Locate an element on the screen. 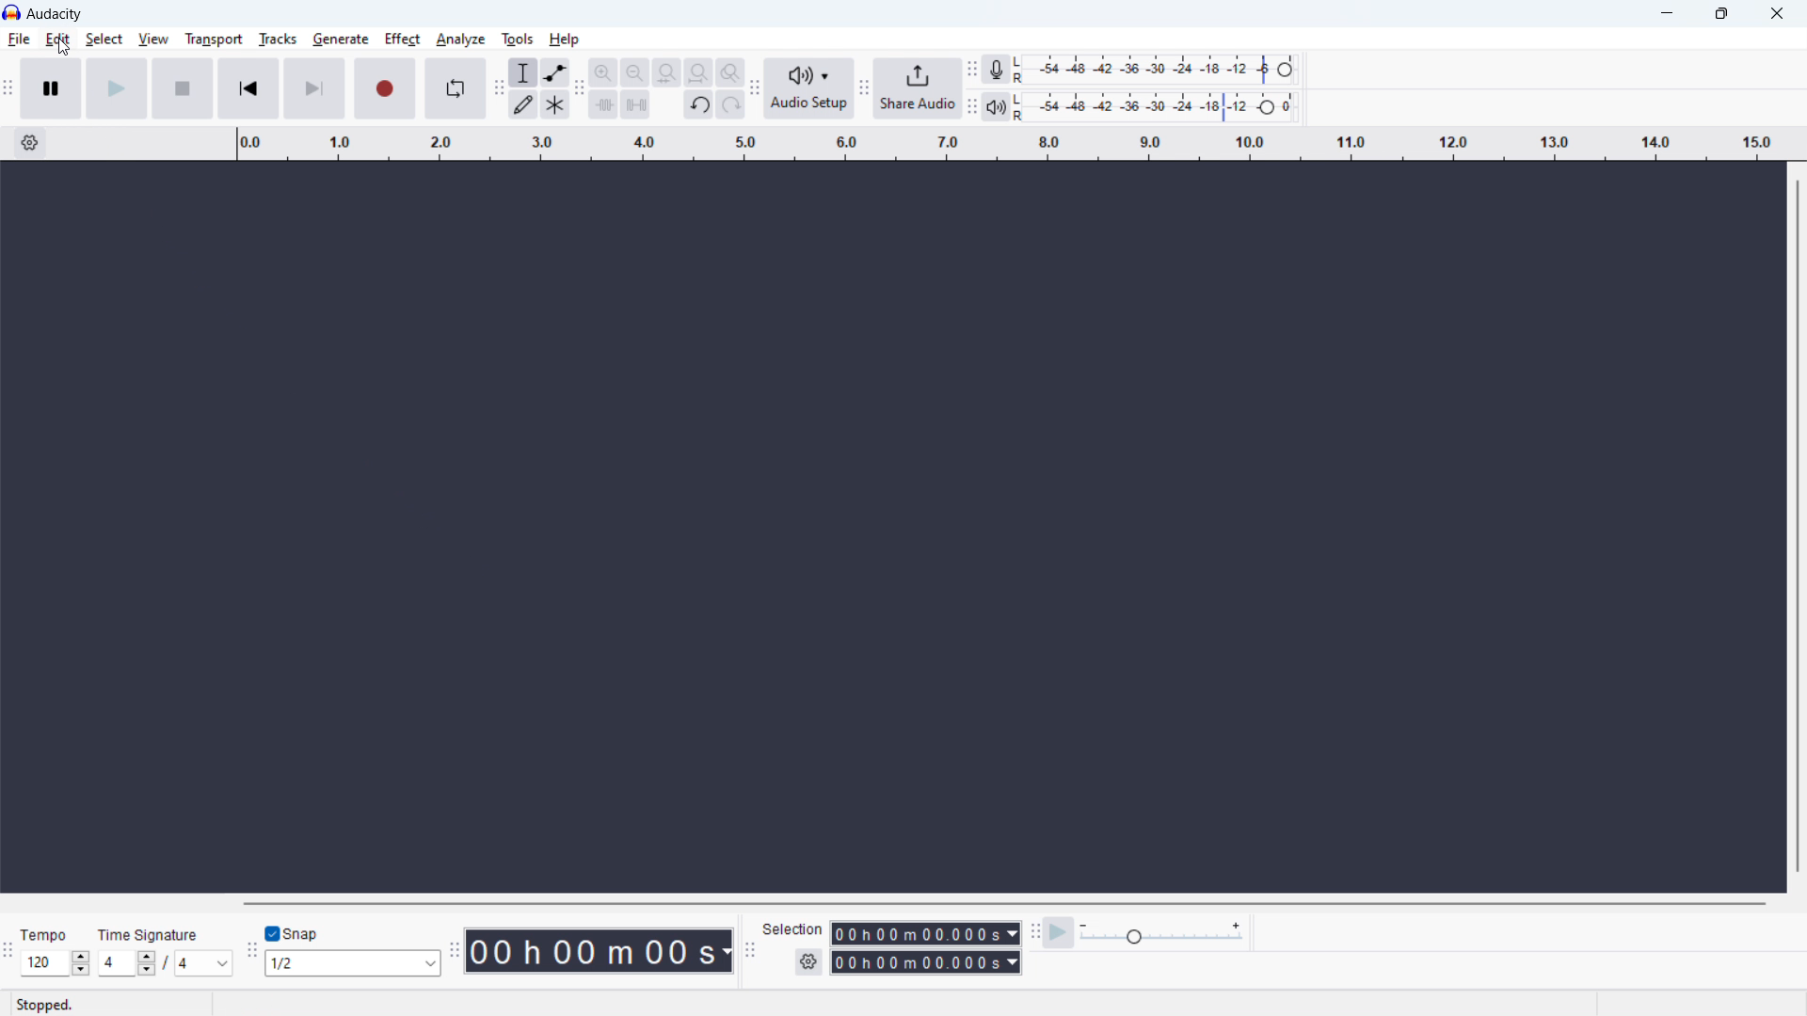 This screenshot has height=1016, width=1807. play is located at coordinates (118, 89).